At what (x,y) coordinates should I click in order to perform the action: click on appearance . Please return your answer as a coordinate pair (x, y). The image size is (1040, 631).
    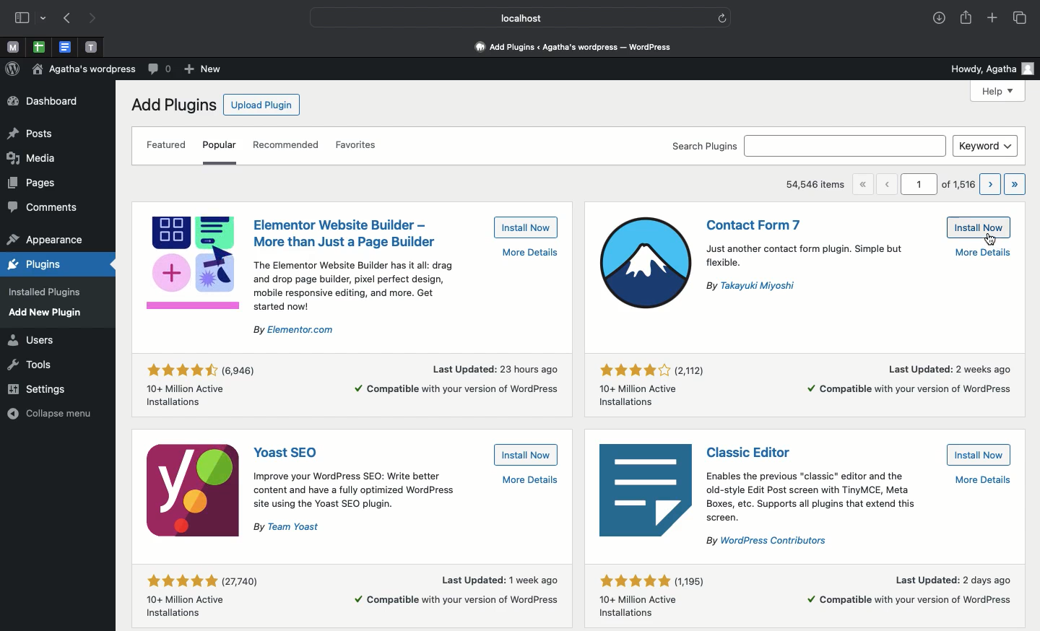
    Looking at the image, I should click on (45, 241).